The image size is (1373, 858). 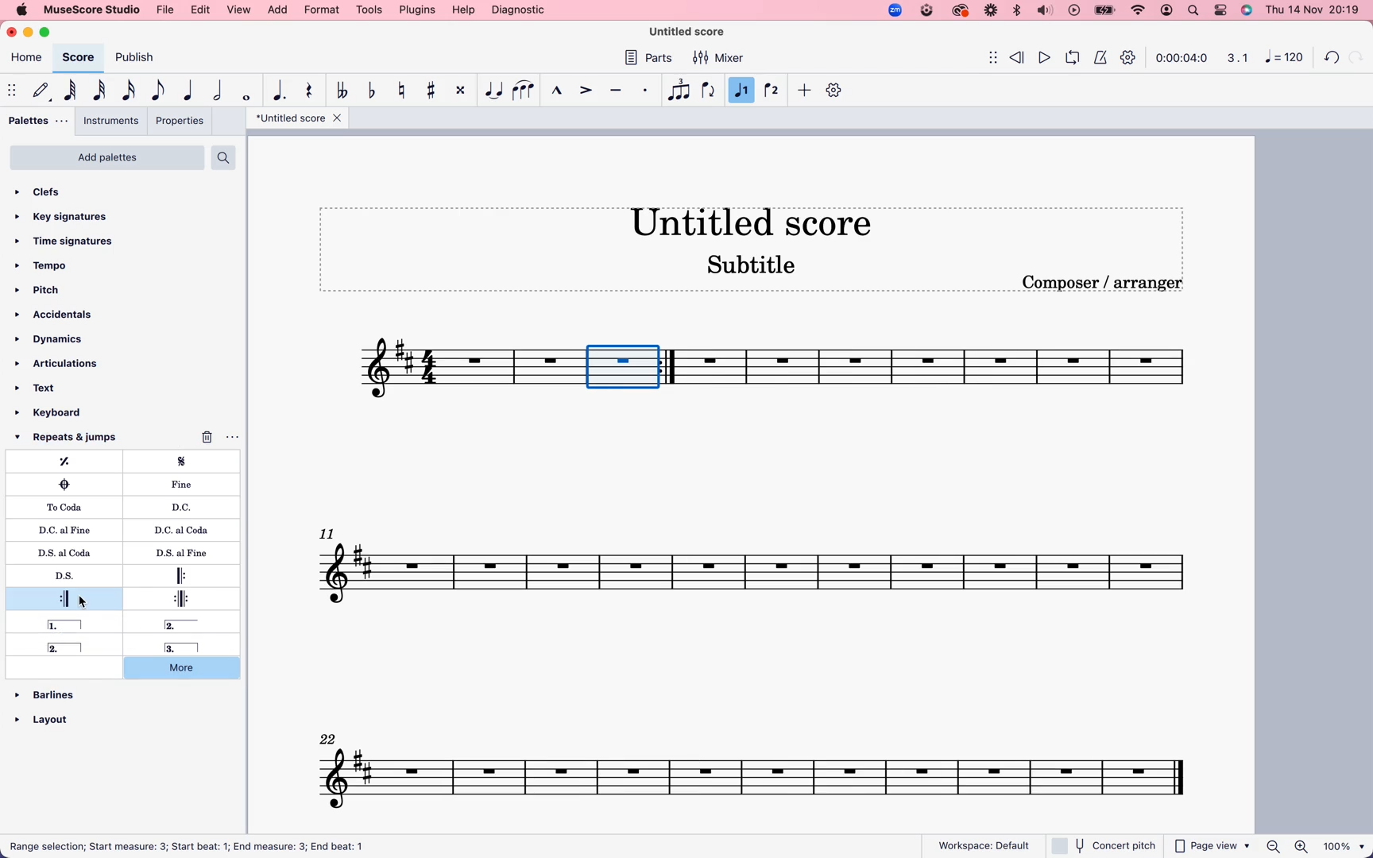 I want to click on time, so click(x=1182, y=58).